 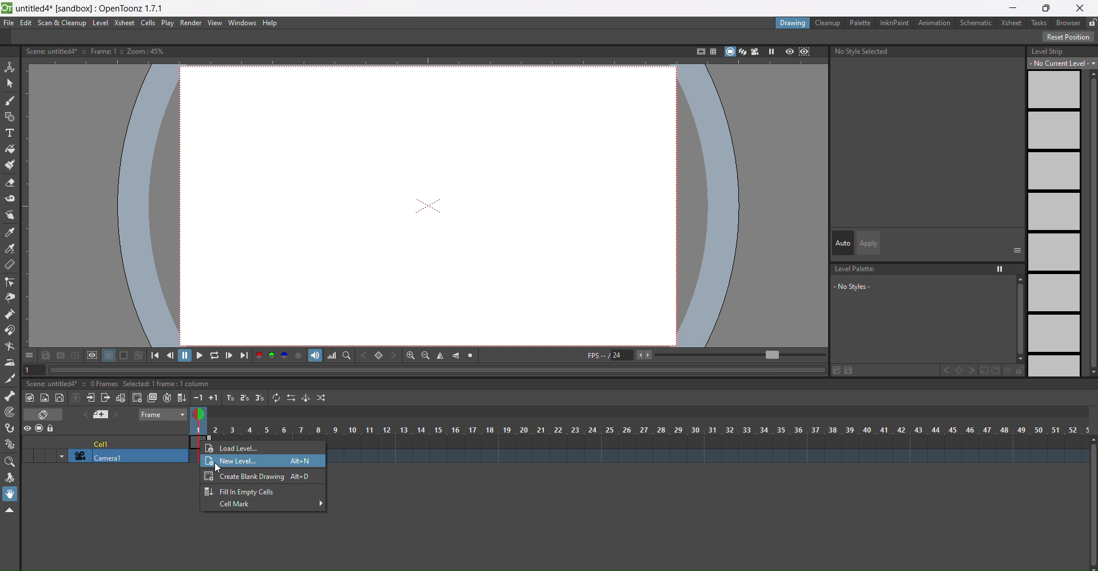 What do you see at coordinates (10, 68) in the screenshot?
I see `animation tool` at bounding box center [10, 68].